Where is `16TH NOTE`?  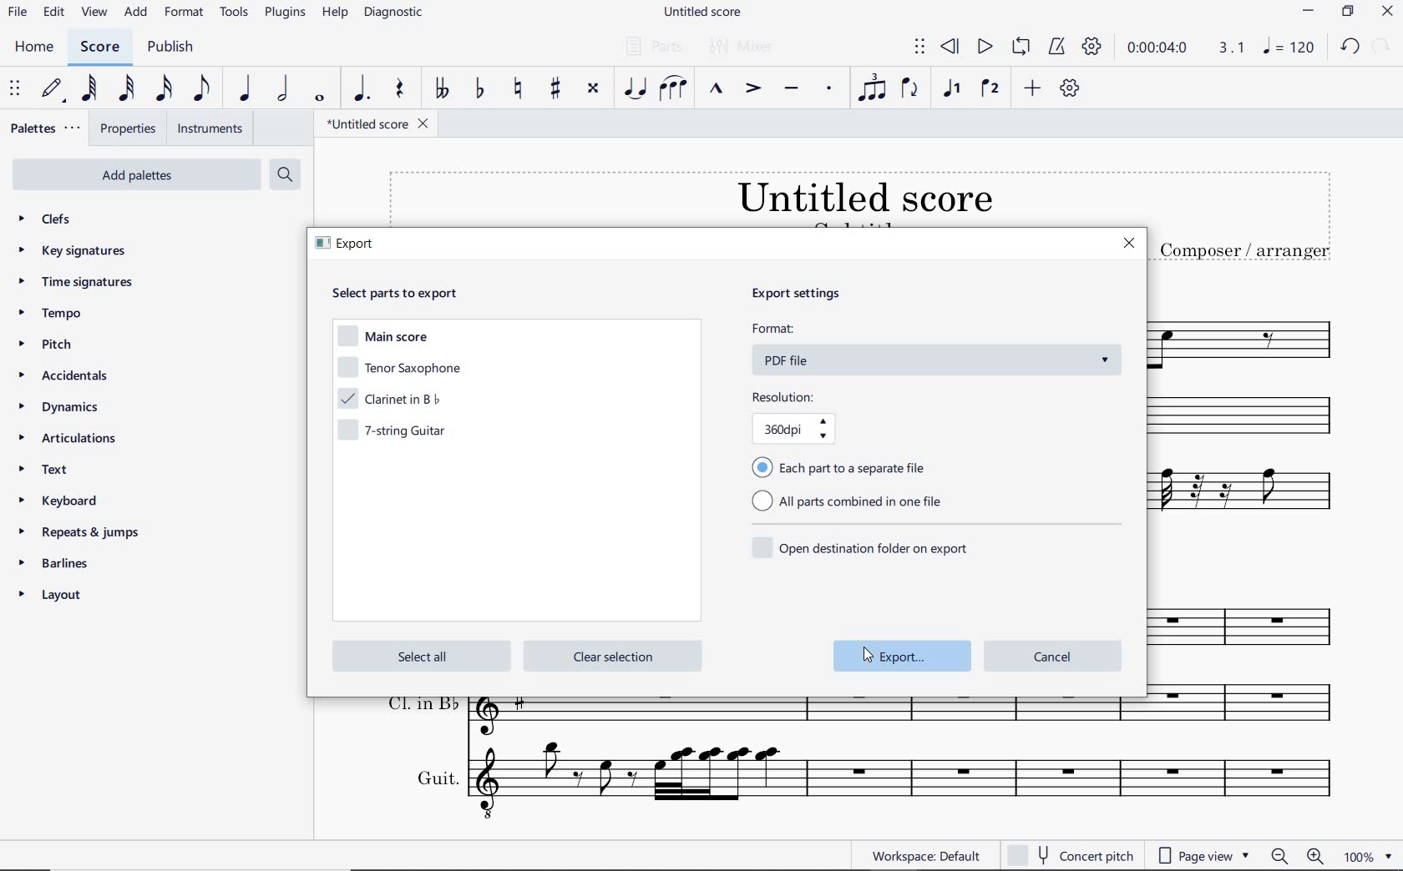
16TH NOTE is located at coordinates (165, 89).